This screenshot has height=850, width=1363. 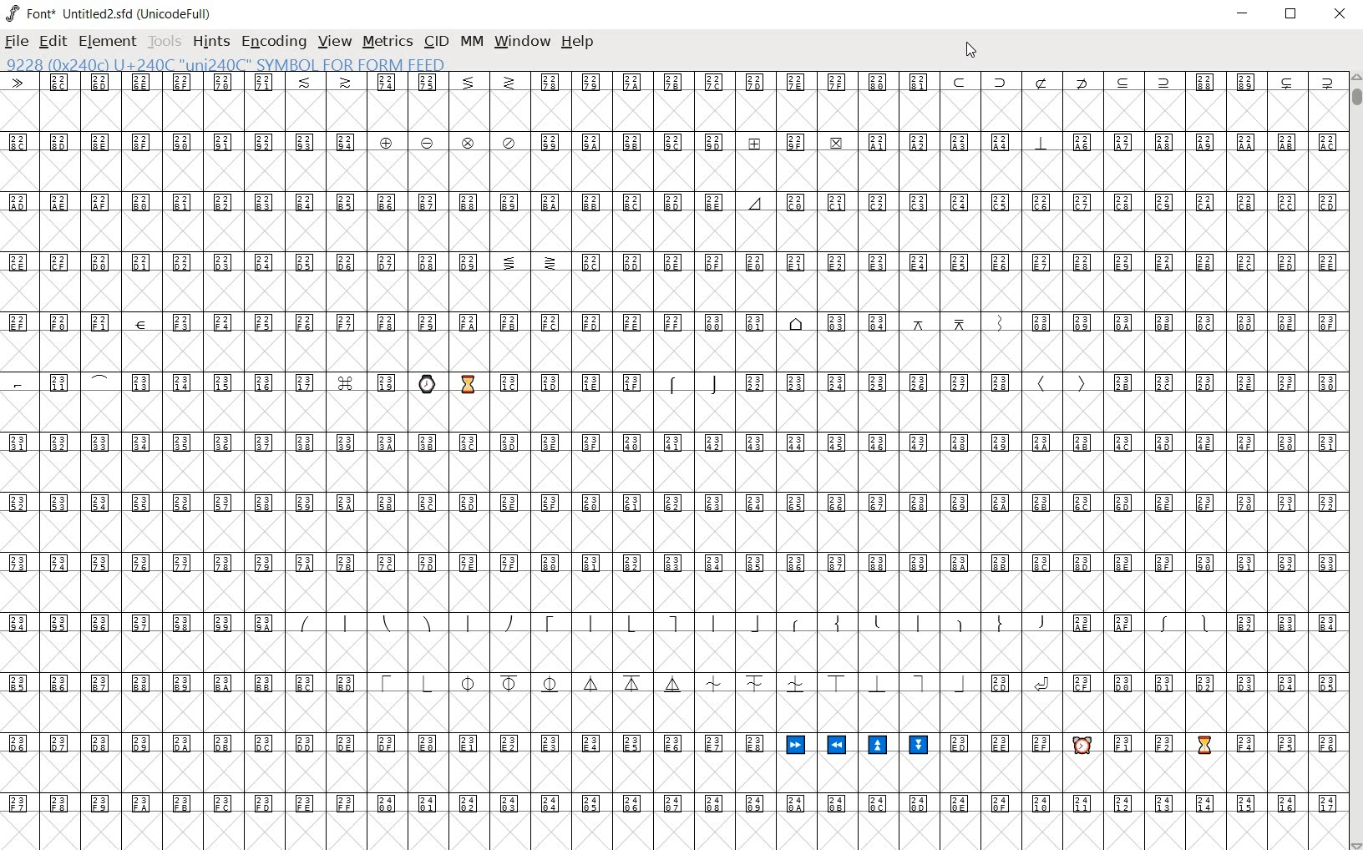 I want to click on Element, so click(x=108, y=42).